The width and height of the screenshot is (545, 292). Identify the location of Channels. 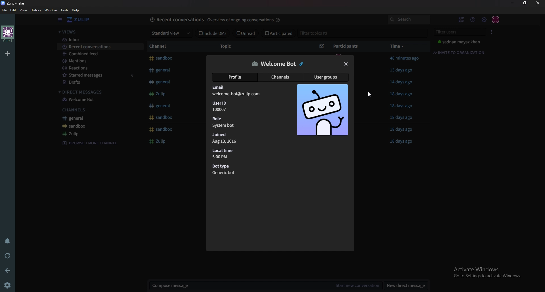
(281, 77).